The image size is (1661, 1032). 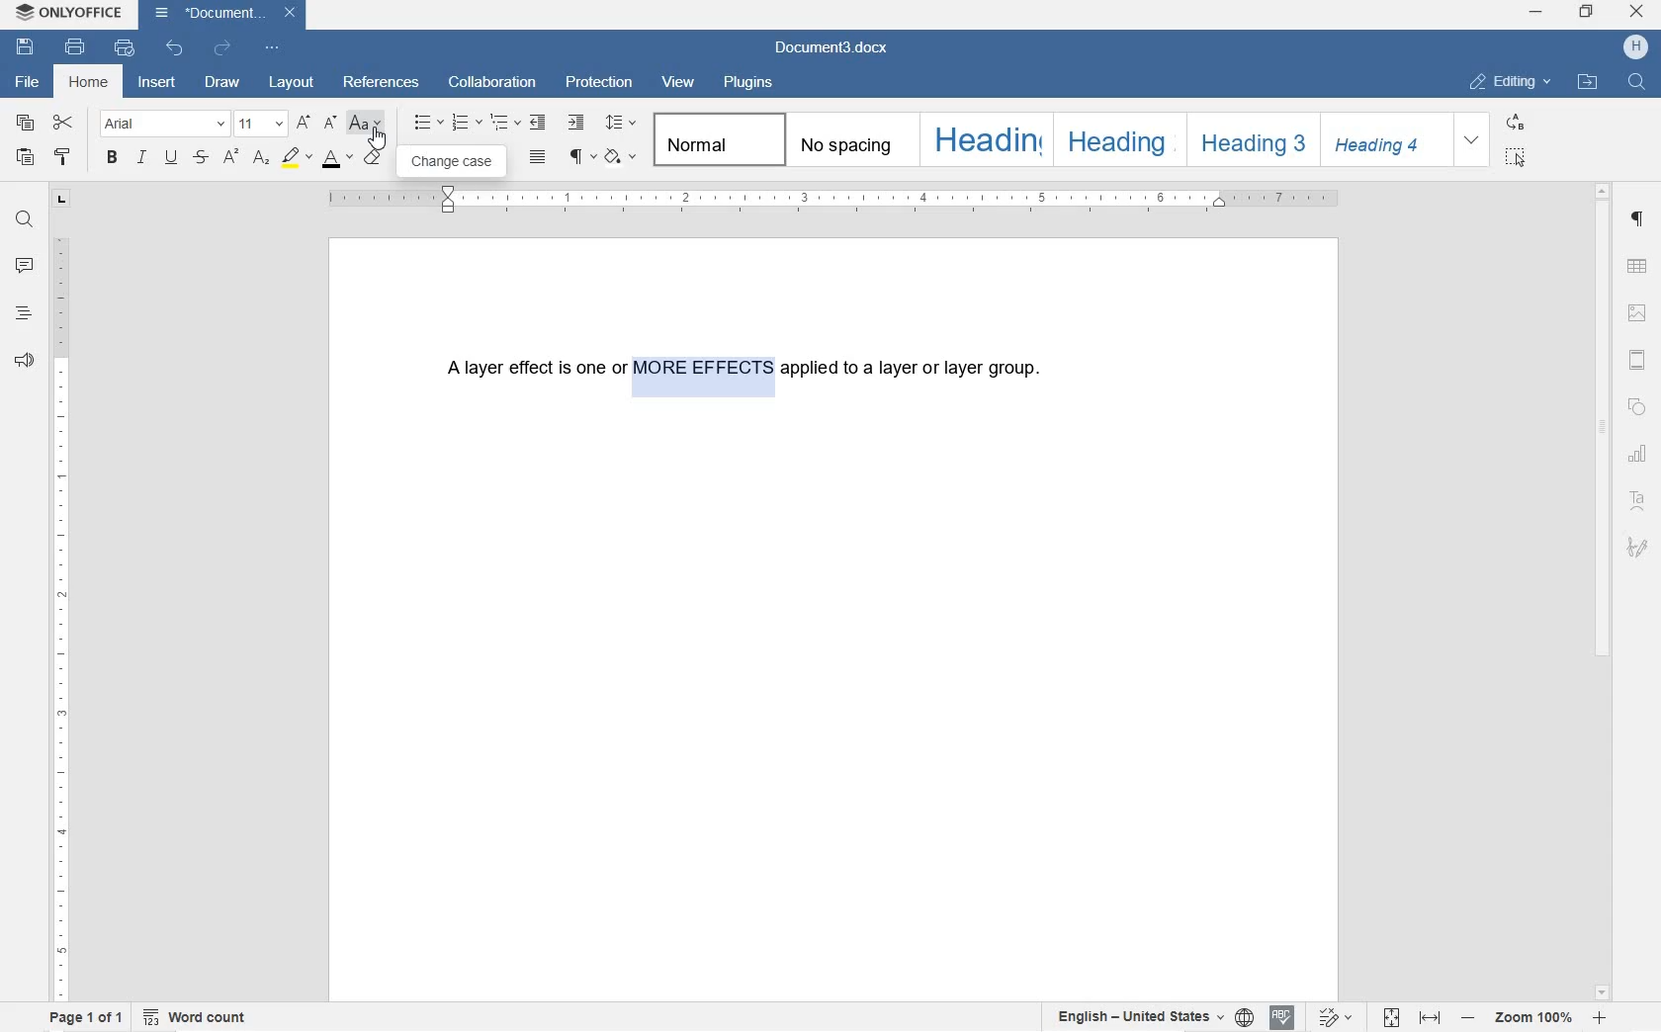 What do you see at coordinates (25, 268) in the screenshot?
I see `COMMENT` at bounding box center [25, 268].